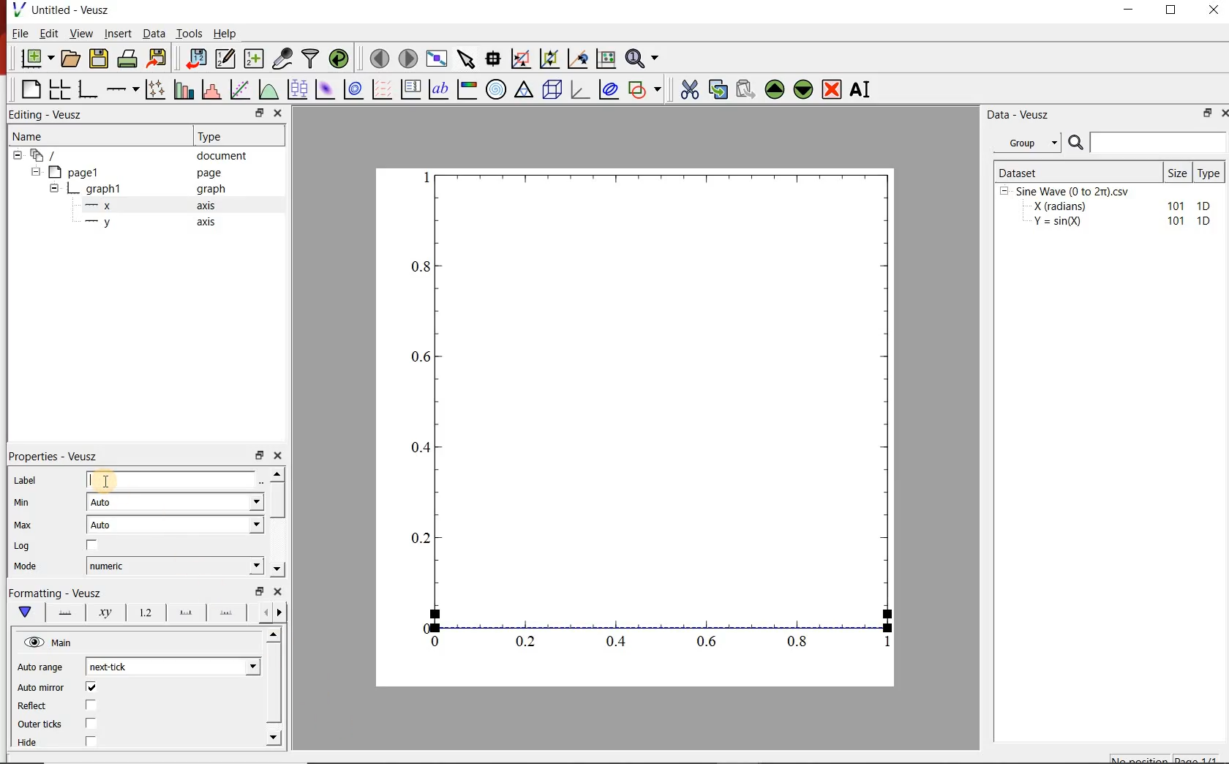  I want to click on copy, so click(718, 88).